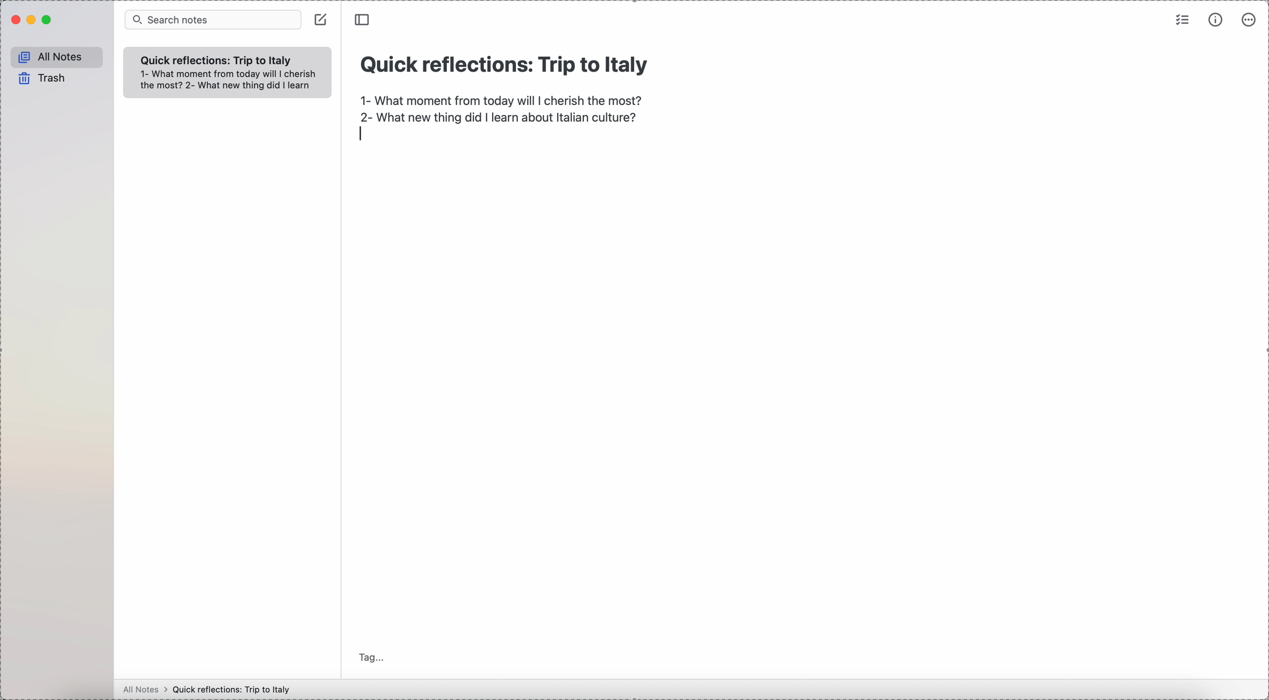 This screenshot has width=1269, height=700. I want to click on metrics, so click(1217, 19).